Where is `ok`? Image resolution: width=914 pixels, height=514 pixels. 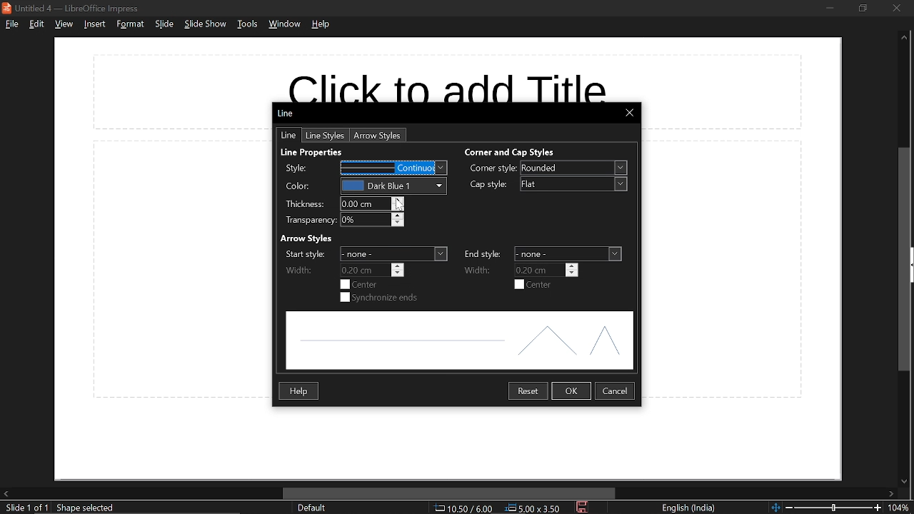 ok is located at coordinates (571, 390).